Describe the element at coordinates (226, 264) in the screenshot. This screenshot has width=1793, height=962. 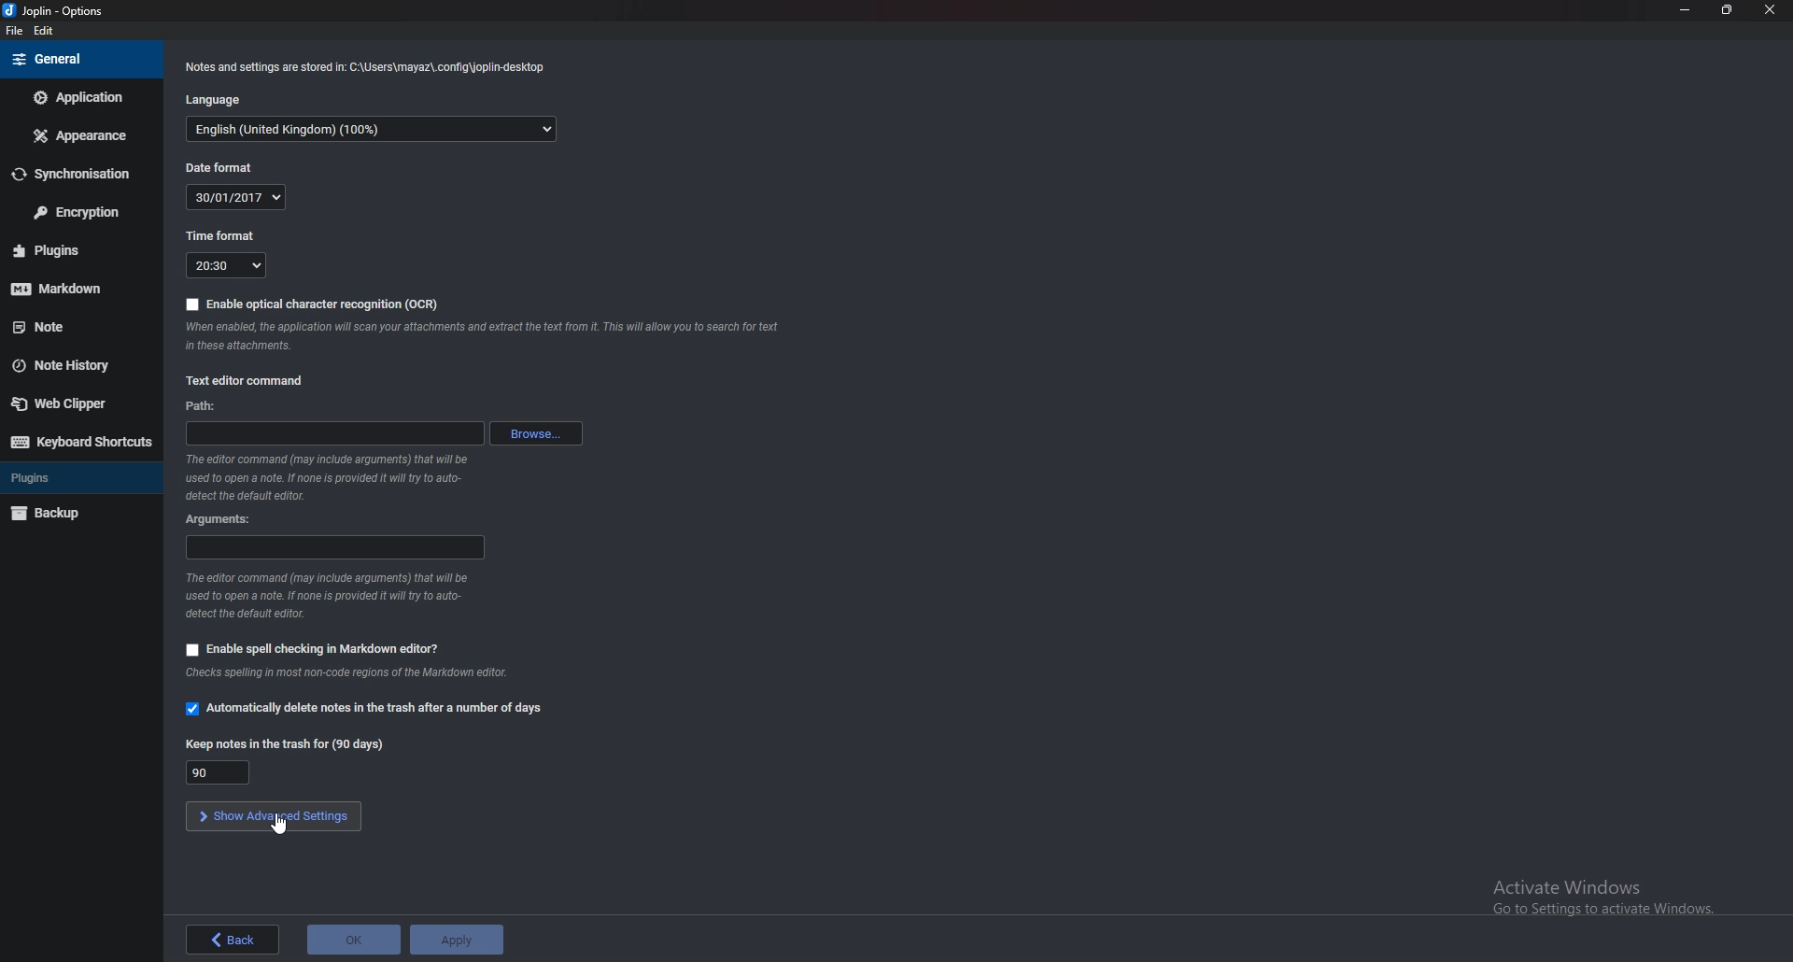
I see `20:30` at that location.